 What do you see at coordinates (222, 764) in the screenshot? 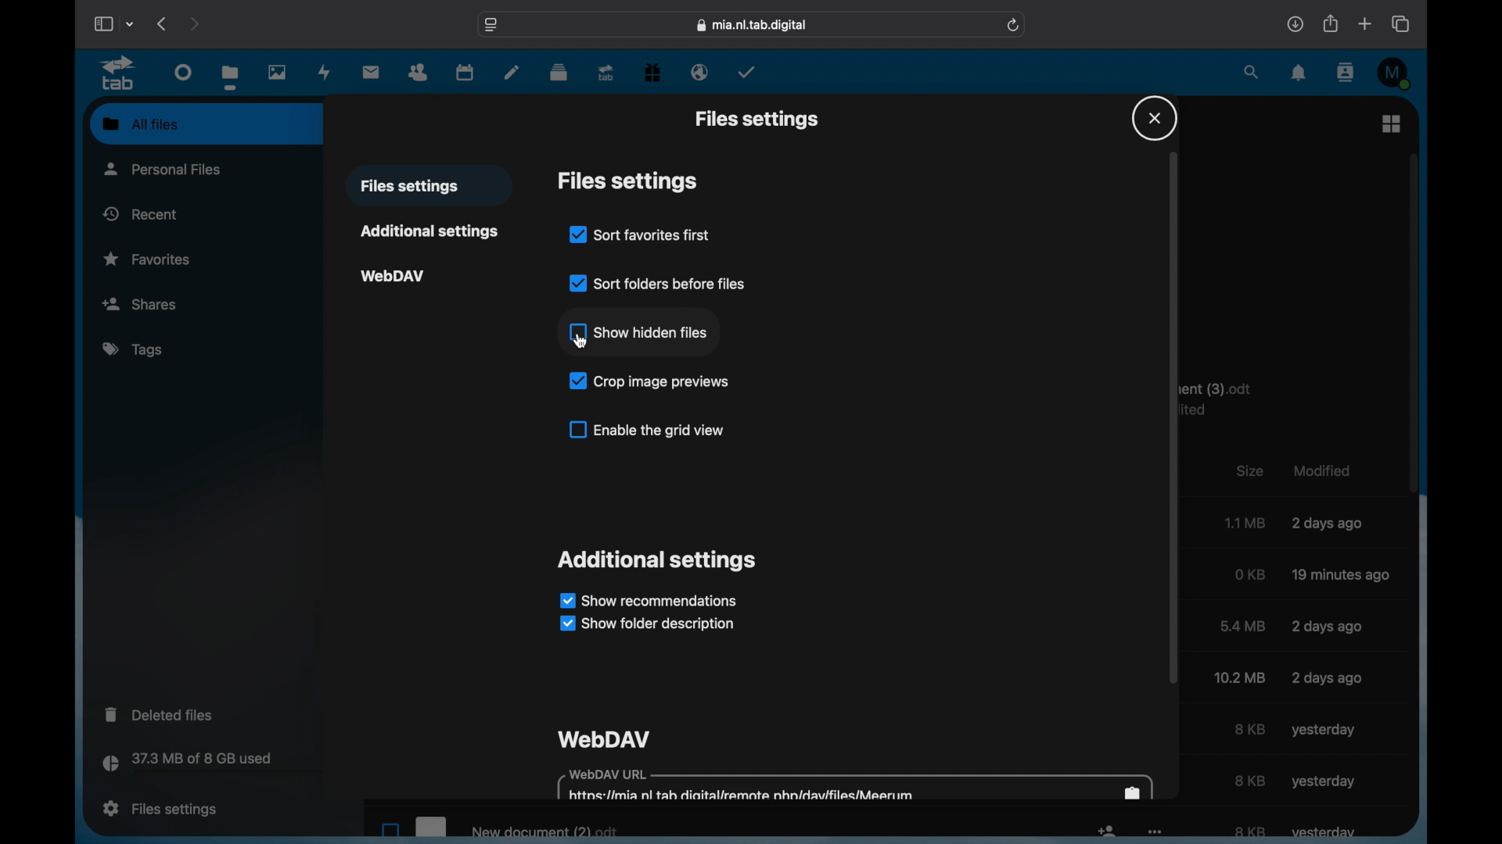
I see `storage` at bounding box center [222, 764].